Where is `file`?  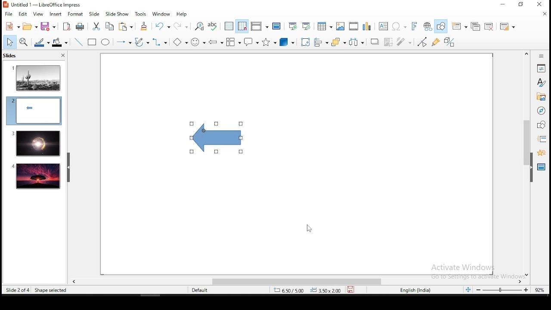
file is located at coordinates (9, 14).